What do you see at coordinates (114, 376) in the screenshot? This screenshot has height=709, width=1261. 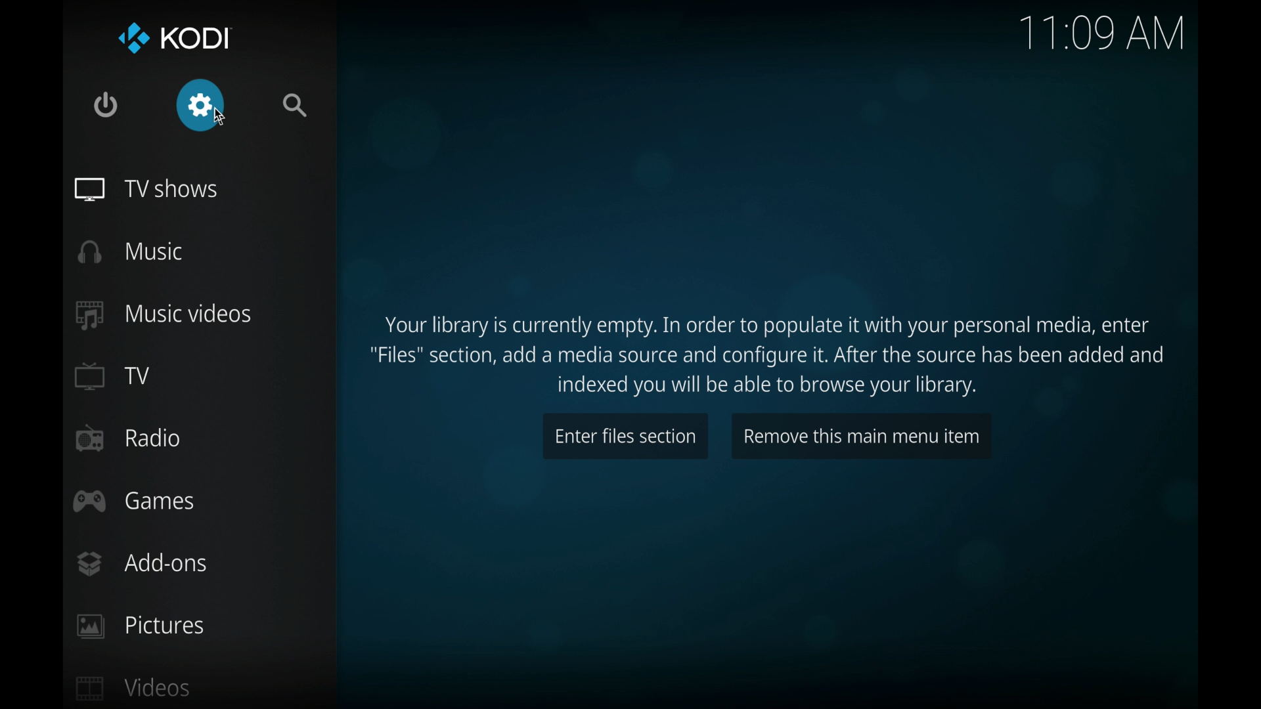 I see `TV` at bounding box center [114, 376].